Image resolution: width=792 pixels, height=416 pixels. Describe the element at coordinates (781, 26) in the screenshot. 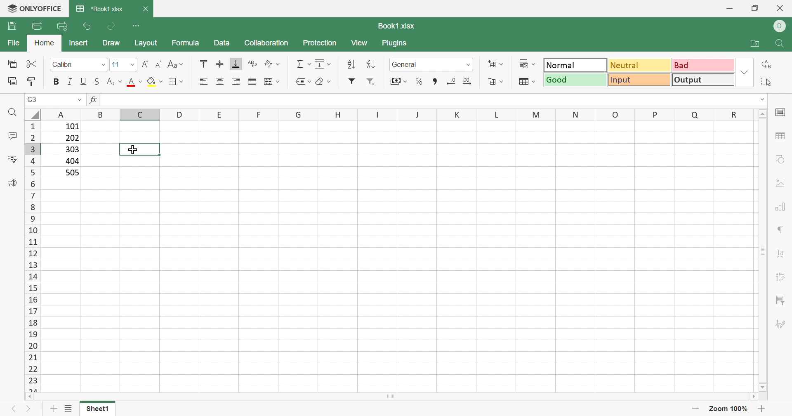

I see `DELL` at that location.